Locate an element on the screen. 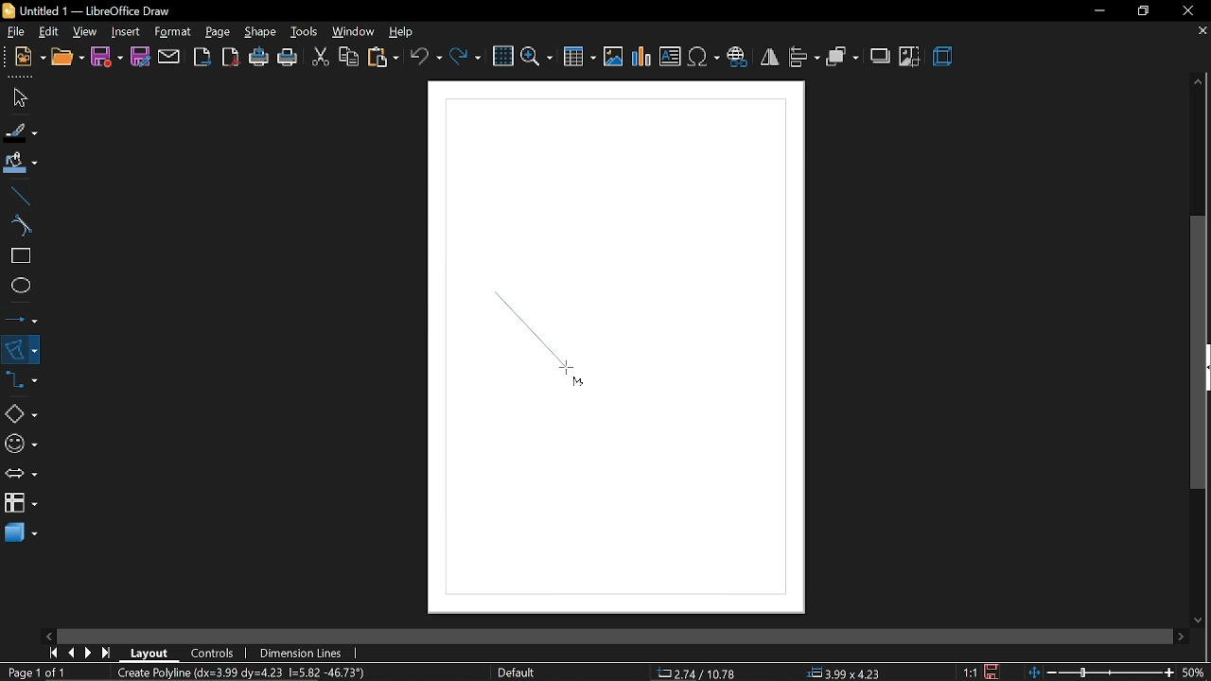 The image size is (1211, 681). Create Polviine (dx=3.99 dv=4.23 |=582 -46.73%) is located at coordinates (260, 672).